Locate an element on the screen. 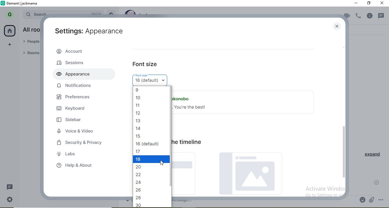  28 is located at coordinates (148, 197).